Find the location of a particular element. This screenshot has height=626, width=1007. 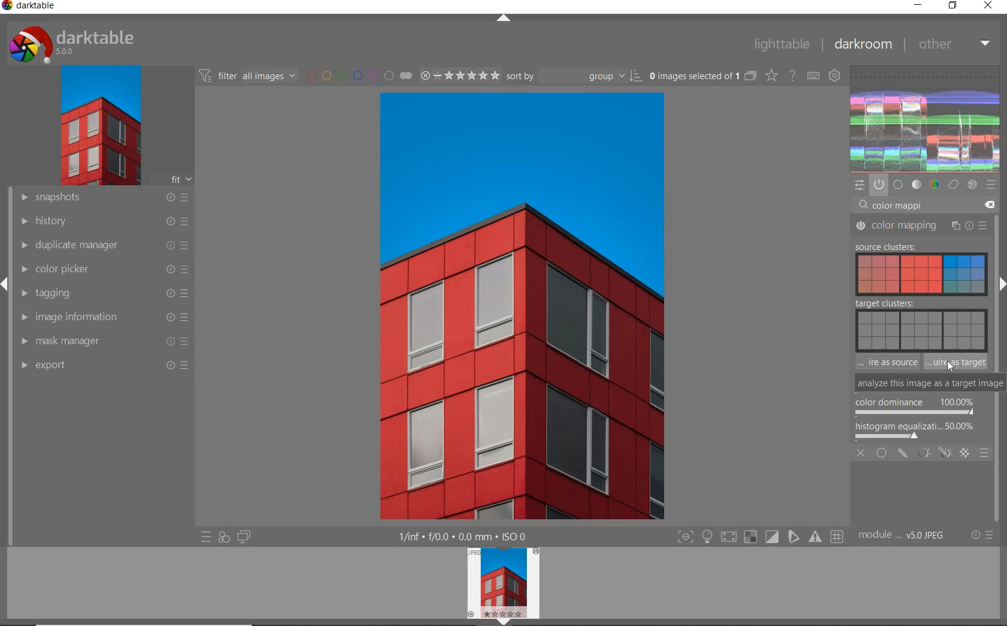

other interface detail is located at coordinates (472, 537).